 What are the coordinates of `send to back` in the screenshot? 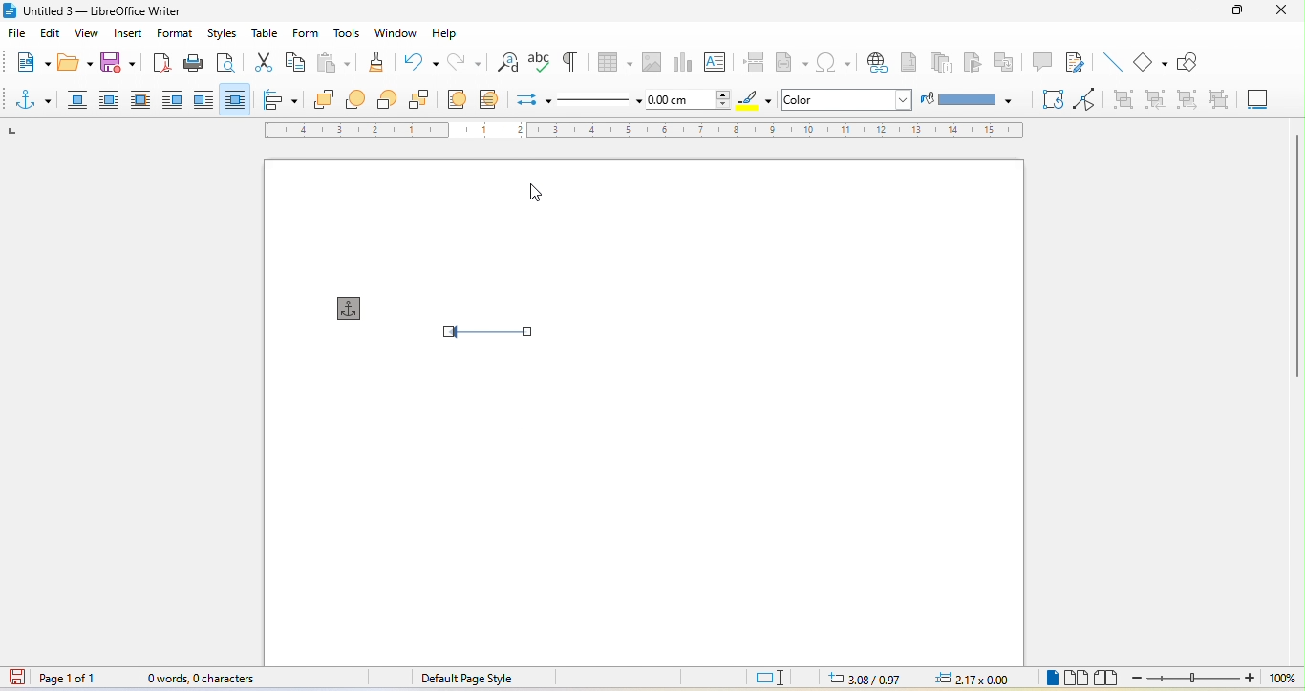 It's located at (423, 102).